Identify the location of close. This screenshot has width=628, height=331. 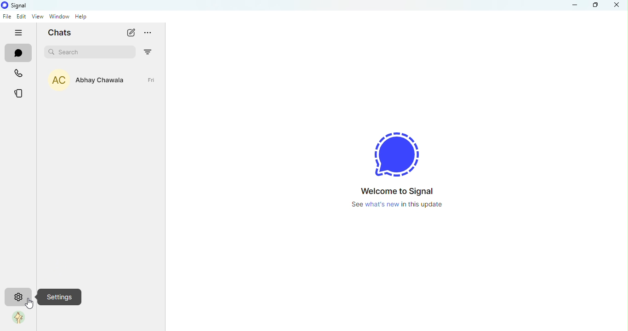
(618, 6).